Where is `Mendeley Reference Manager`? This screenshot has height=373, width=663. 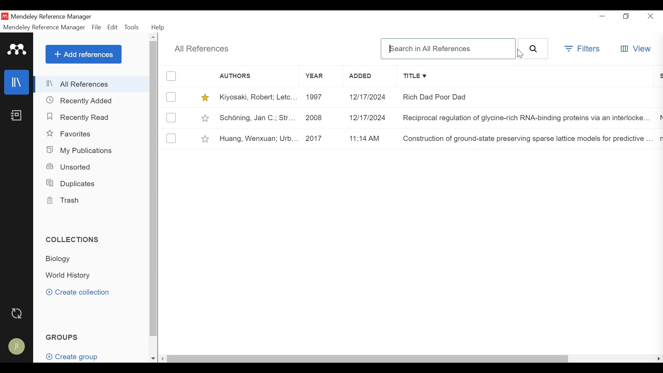 Mendeley Reference Manager is located at coordinates (44, 27).